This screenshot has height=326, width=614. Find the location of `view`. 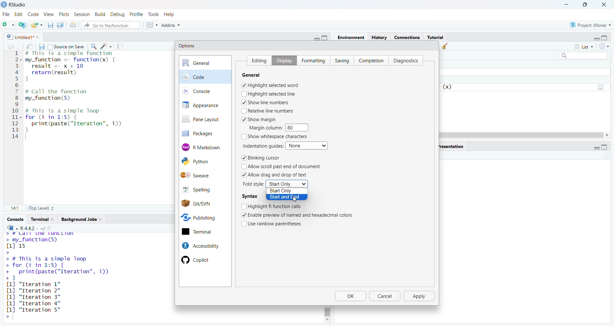

view is located at coordinates (49, 14).